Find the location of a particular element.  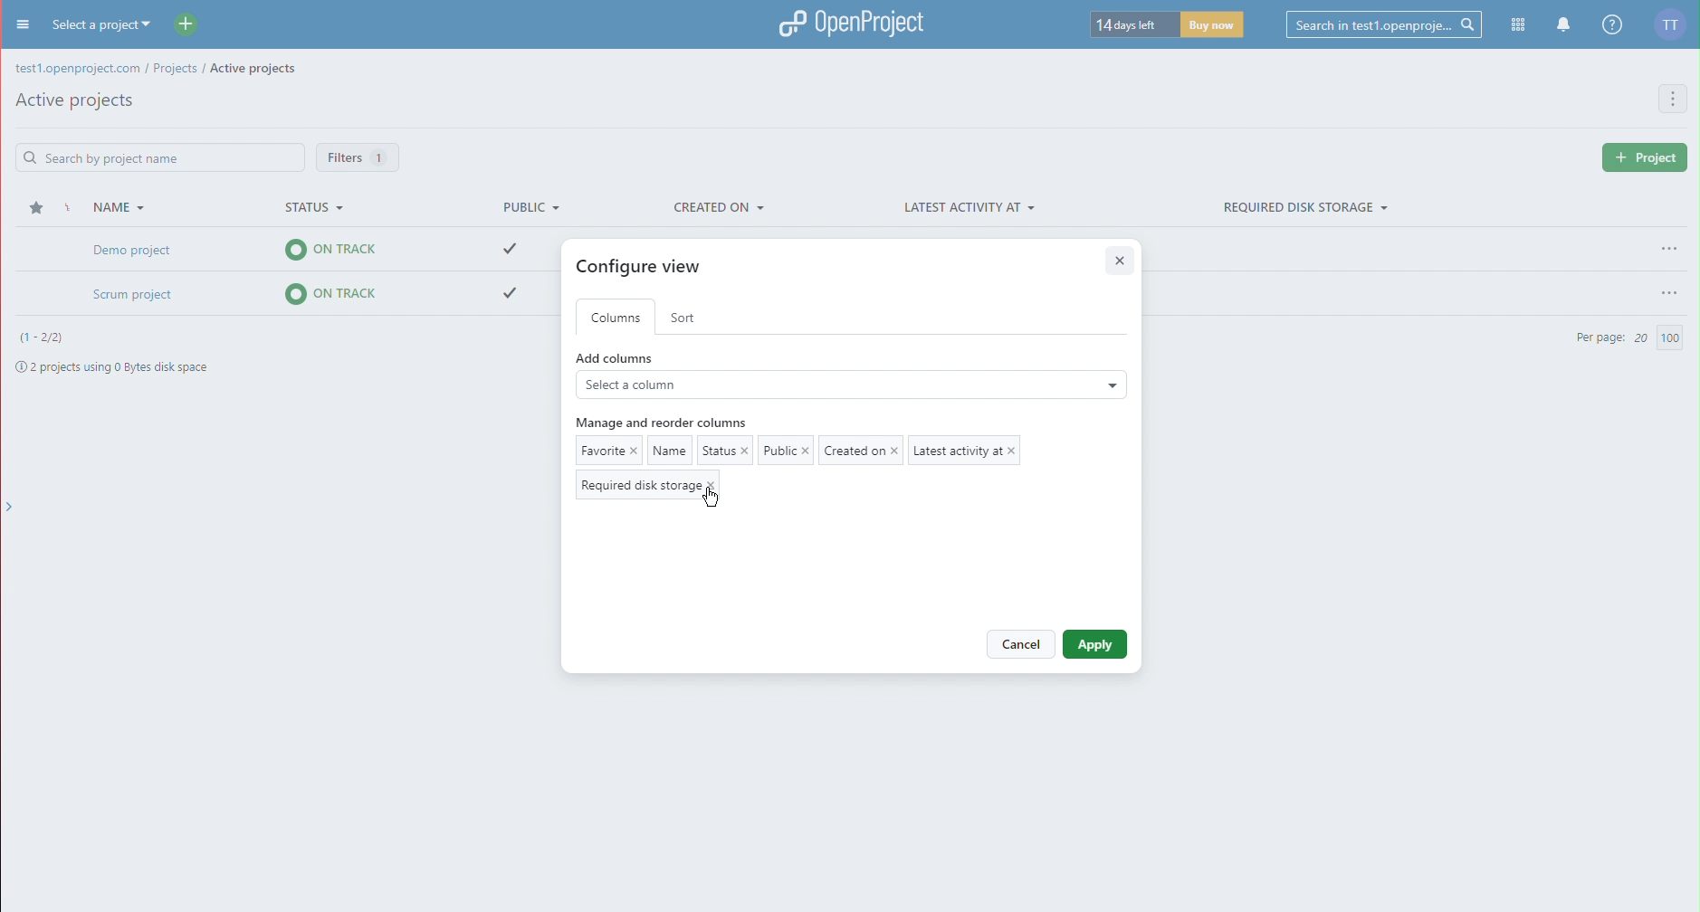

Configure view is located at coordinates (645, 266).